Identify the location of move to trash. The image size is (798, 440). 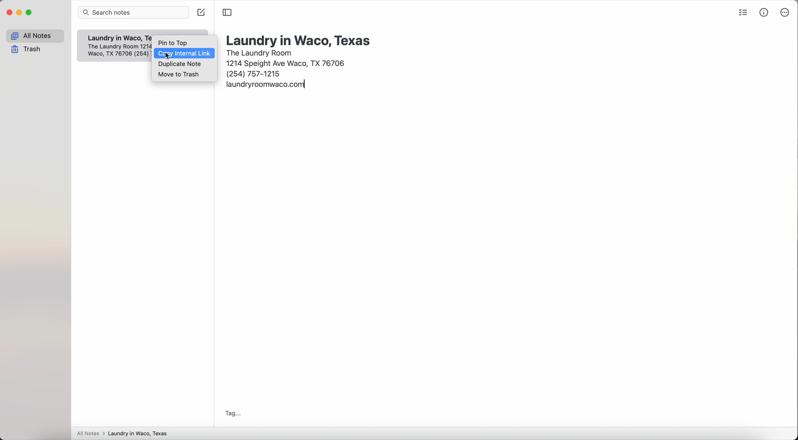
(180, 74).